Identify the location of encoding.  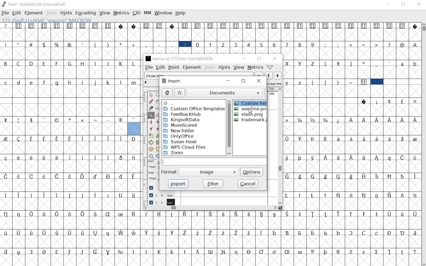
(85, 13).